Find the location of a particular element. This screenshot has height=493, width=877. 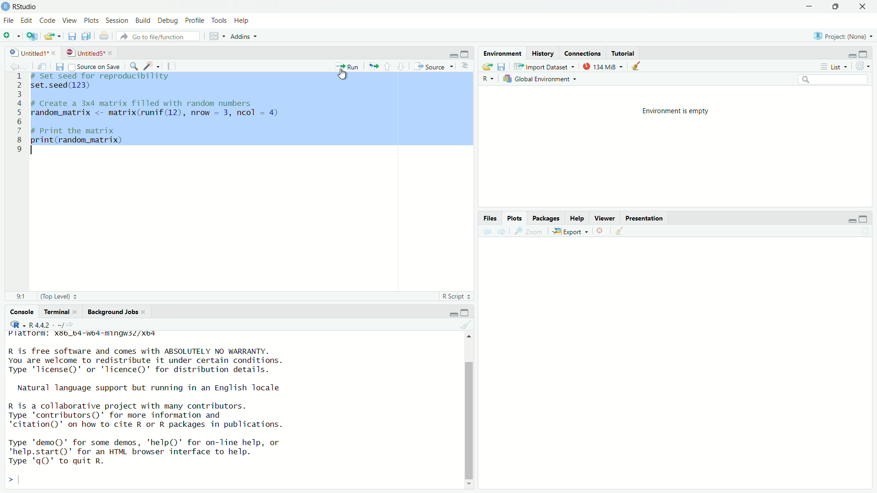

Console is located at coordinates (21, 310).